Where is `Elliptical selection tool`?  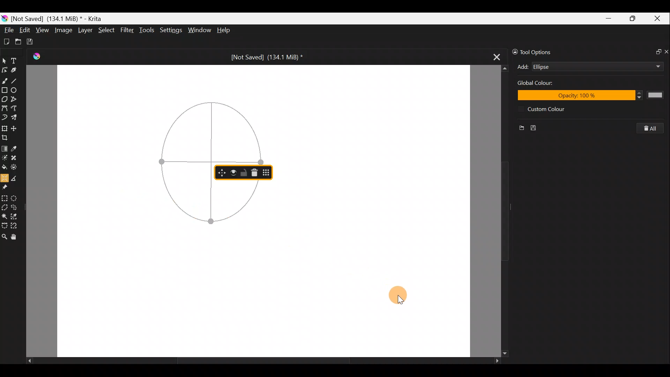
Elliptical selection tool is located at coordinates (17, 197).